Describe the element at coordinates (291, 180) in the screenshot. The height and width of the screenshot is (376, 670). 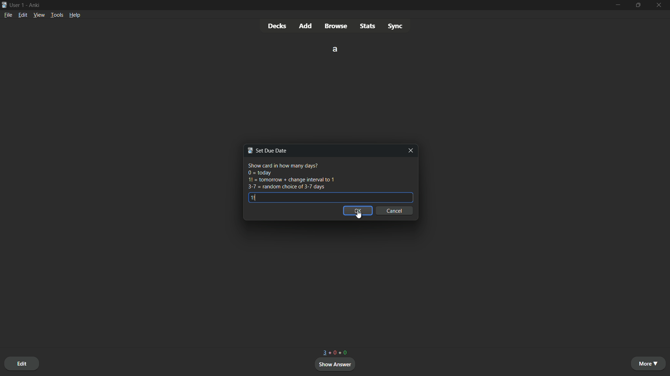
I see `1! = tomorrow + change interval to 1` at that location.